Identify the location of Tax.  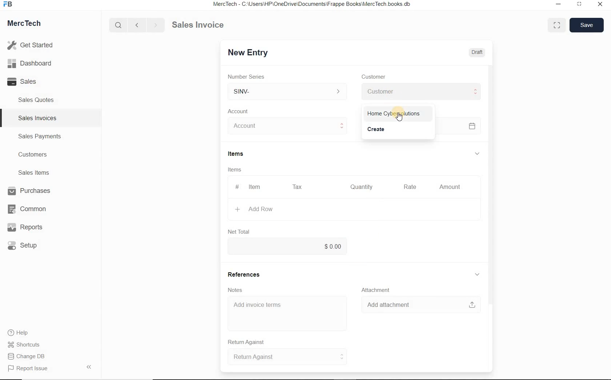
(297, 186).